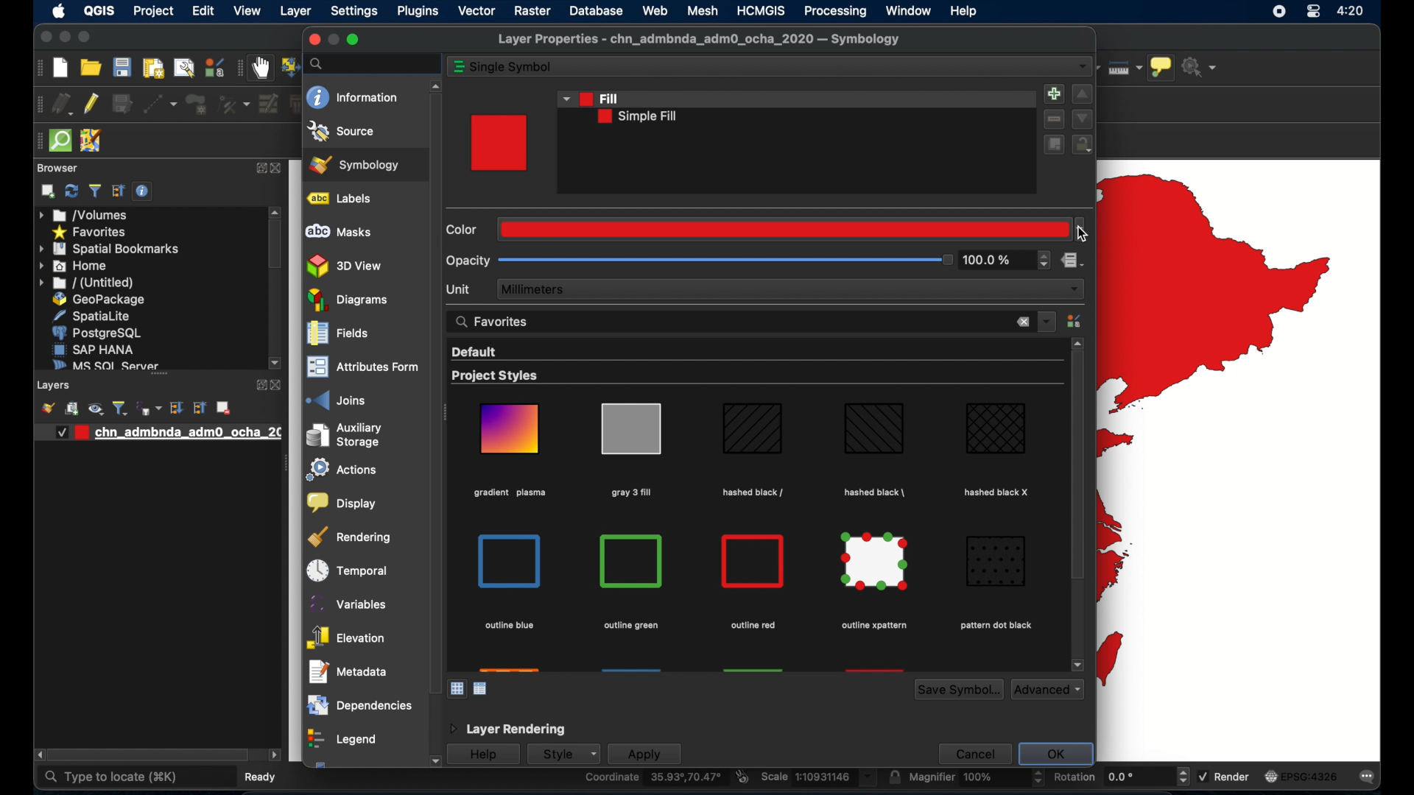 Image resolution: width=1414 pixels, height=795 pixels. Describe the element at coordinates (338, 471) in the screenshot. I see `actions` at that location.